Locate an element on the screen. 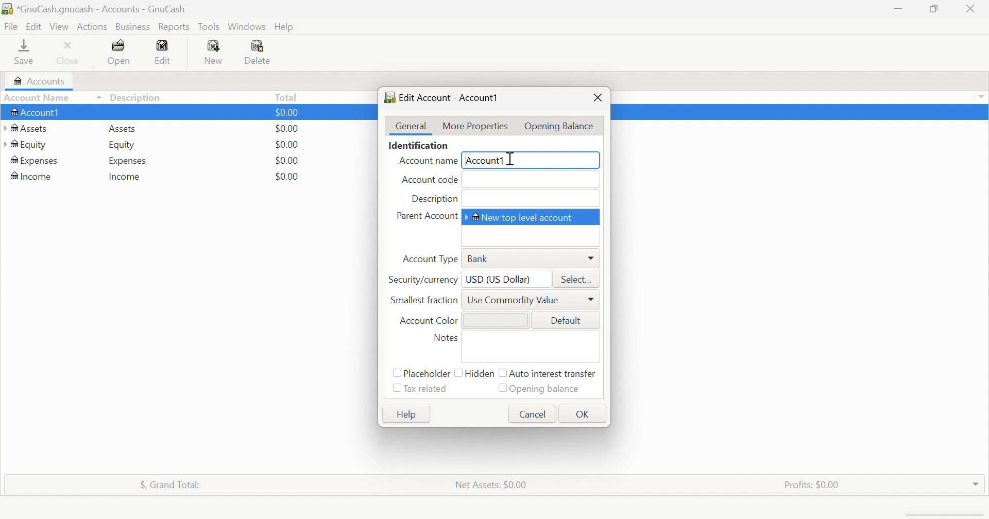 The height and width of the screenshot is (519, 989). Bank is located at coordinates (480, 259).